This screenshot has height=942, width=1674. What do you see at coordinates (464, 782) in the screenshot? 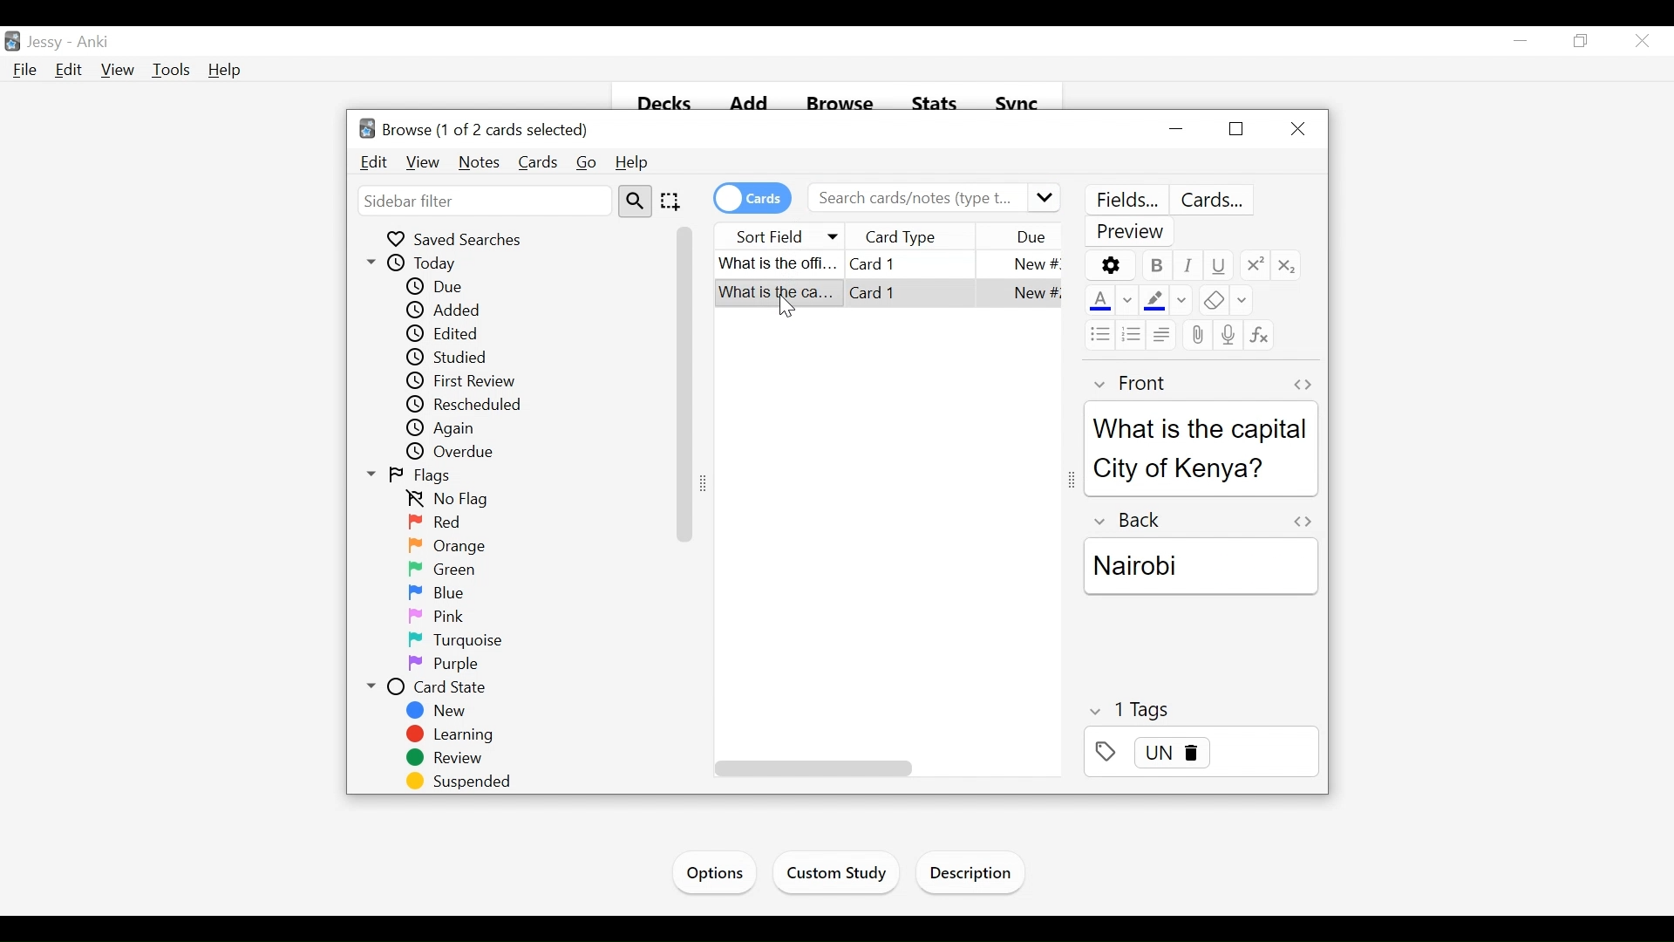
I see `Suspended` at bounding box center [464, 782].